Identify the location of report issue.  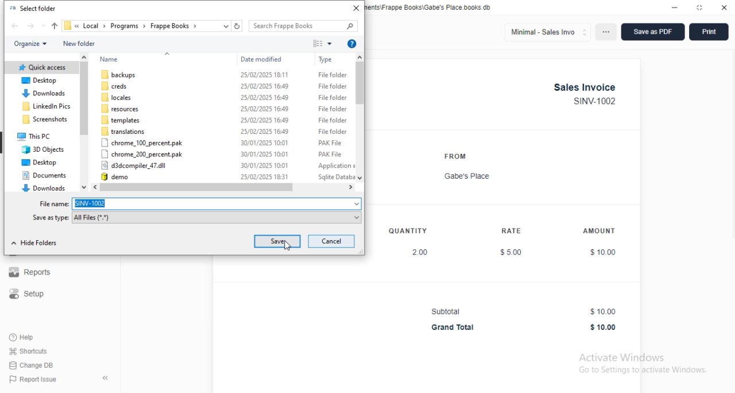
(33, 379).